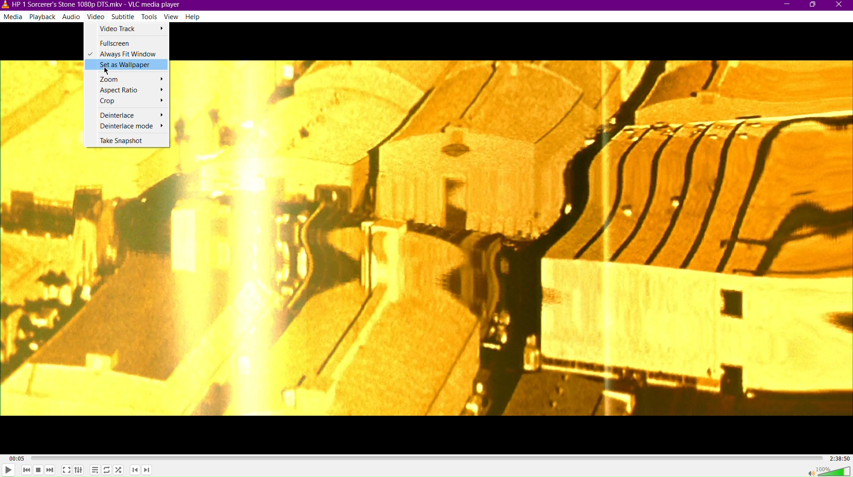  I want to click on Current timestamp, so click(12, 456).